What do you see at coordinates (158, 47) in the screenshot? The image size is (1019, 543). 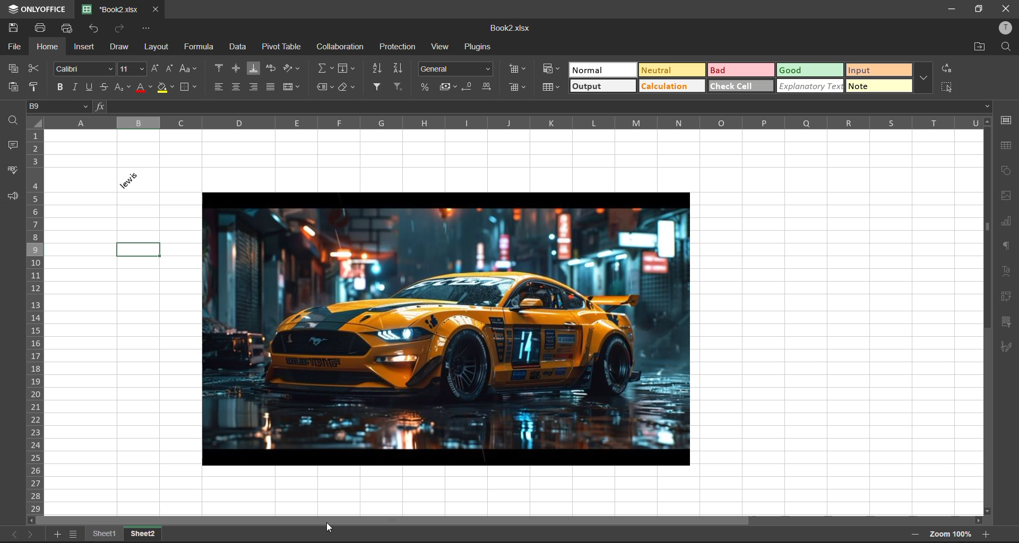 I see `layout` at bounding box center [158, 47].